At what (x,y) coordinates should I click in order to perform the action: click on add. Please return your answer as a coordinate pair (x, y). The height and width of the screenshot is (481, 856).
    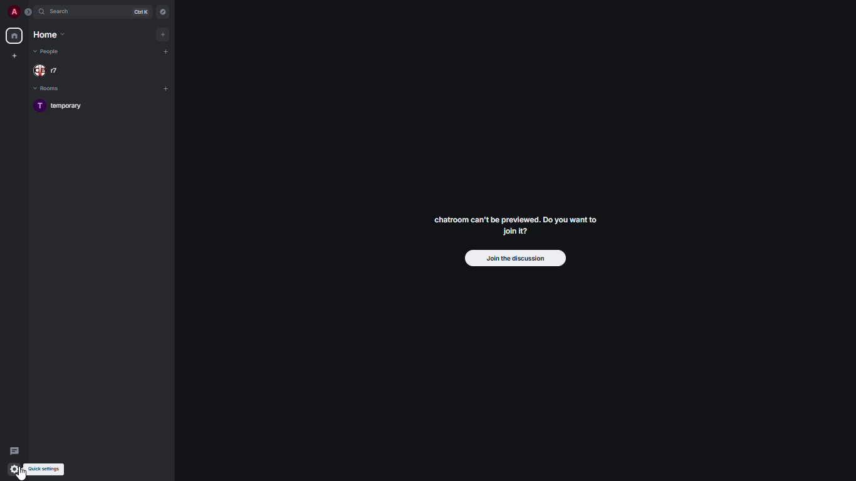
    Looking at the image, I should click on (164, 33).